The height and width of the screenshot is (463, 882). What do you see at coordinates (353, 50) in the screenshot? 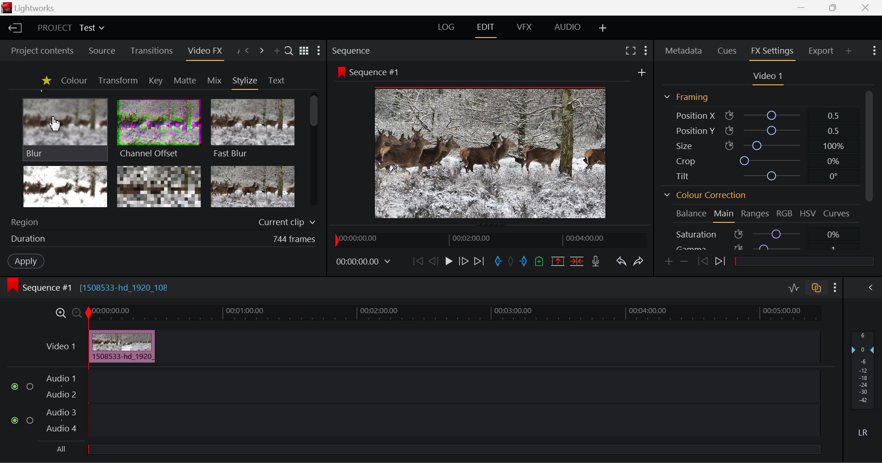
I see `Sequence Preview Section` at bounding box center [353, 50].